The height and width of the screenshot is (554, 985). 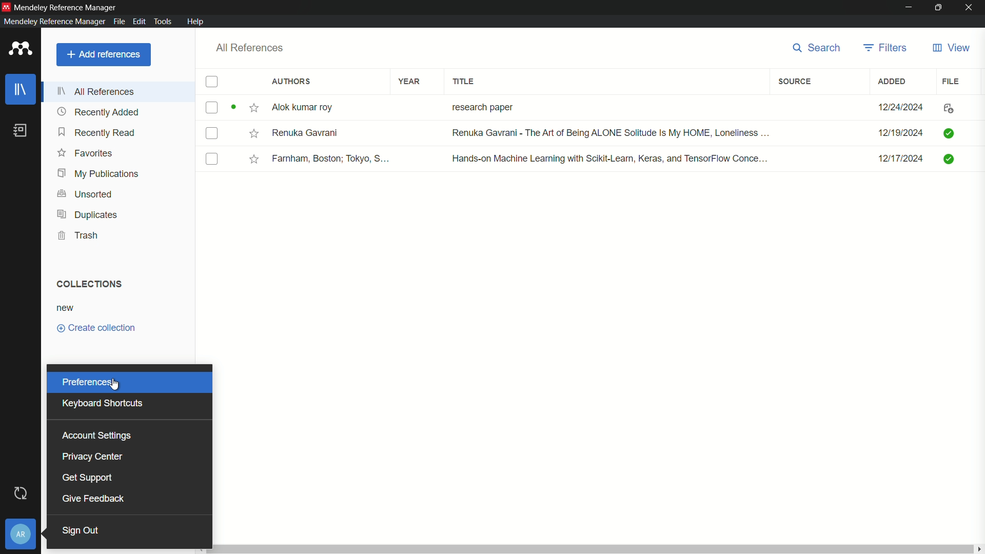 What do you see at coordinates (53, 21) in the screenshot?
I see `mendeley reference manager` at bounding box center [53, 21].